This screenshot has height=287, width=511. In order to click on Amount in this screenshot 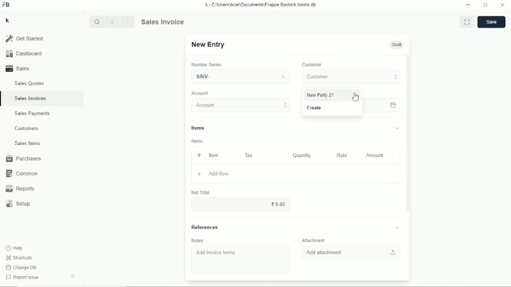, I will do `click(375, 155)`.